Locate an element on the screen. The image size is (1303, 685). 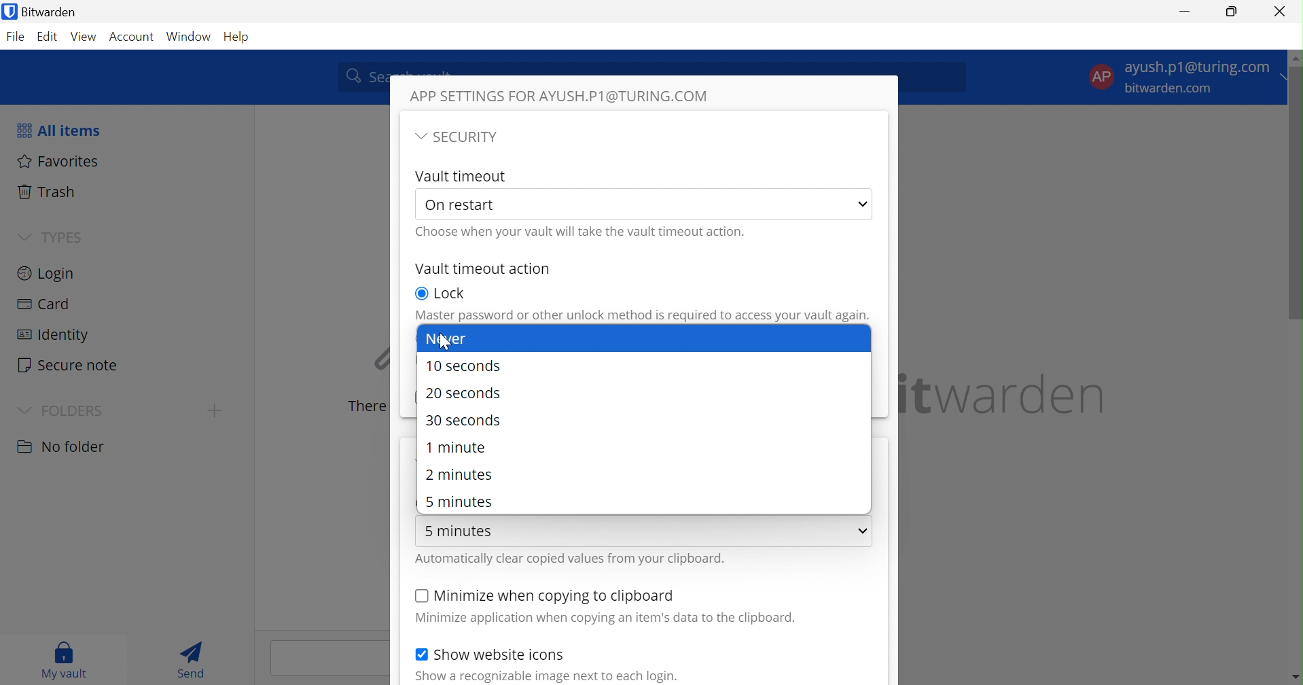
10 seconds is located at coordinates (463, 366).